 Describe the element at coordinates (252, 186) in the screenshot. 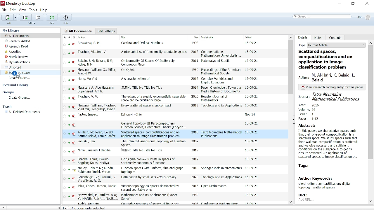

I see `date` at that location.